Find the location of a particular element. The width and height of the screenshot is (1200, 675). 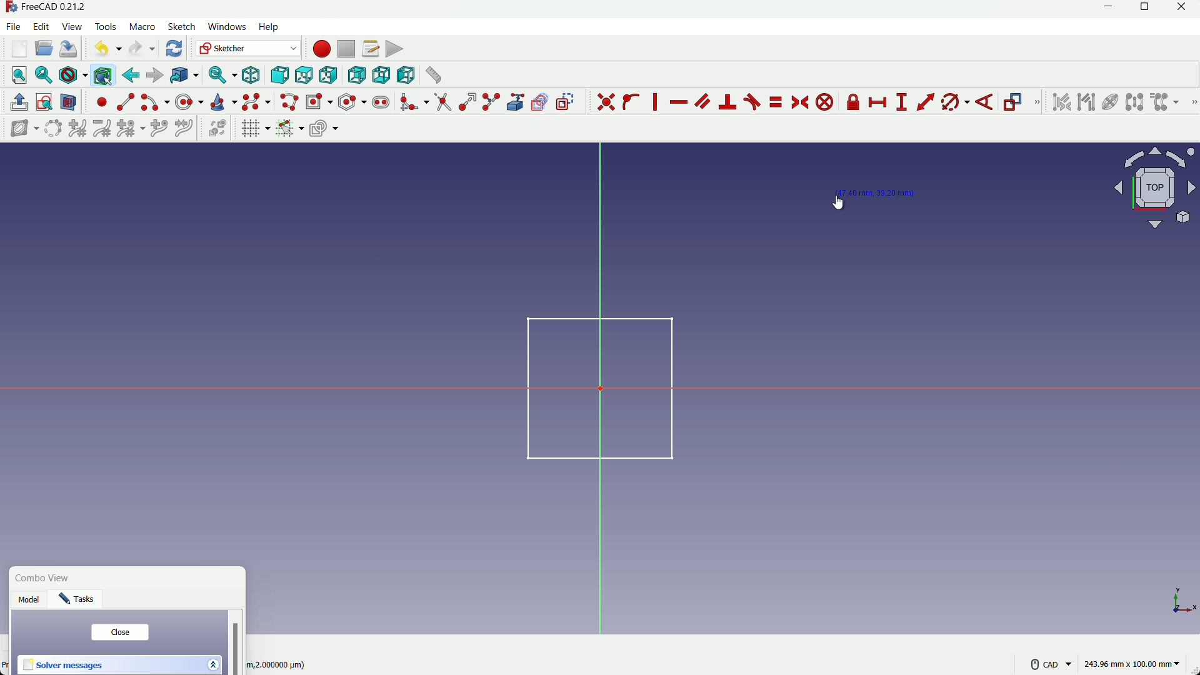

view menu is located at coordinates (74, 27).